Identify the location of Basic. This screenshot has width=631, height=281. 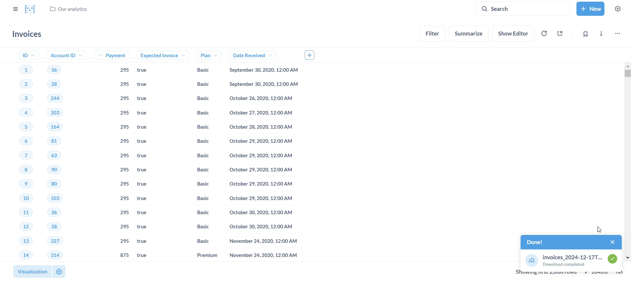
(198, 99).